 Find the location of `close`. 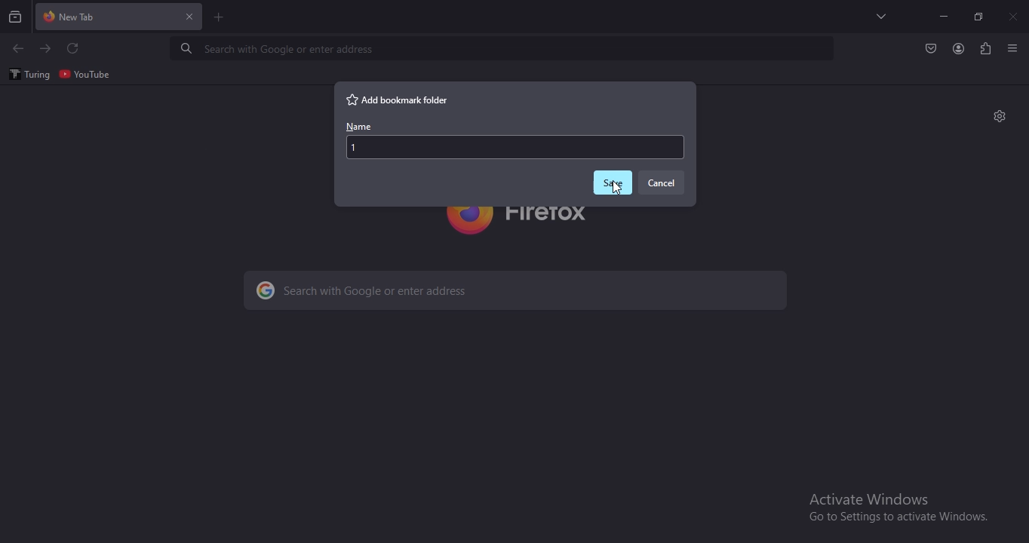

close is located at coordinates (1015, 16).